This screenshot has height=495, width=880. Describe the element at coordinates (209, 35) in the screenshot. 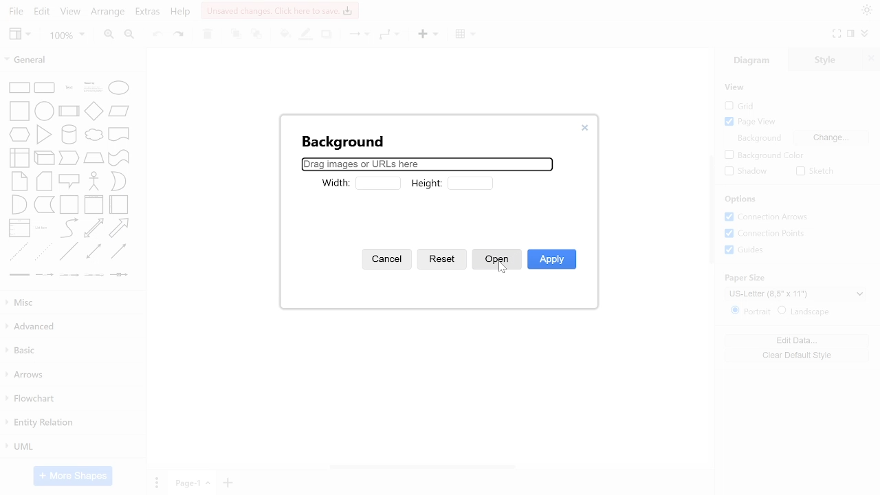

I see `delete` at that location.